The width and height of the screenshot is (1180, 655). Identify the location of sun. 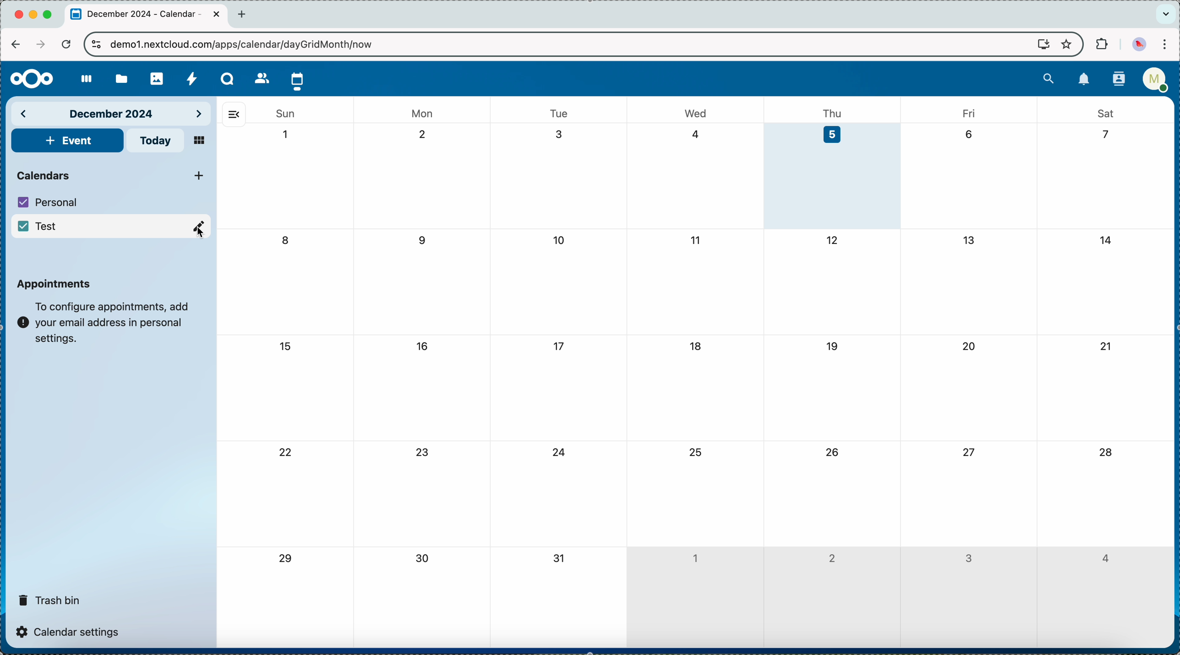
(284, 114).